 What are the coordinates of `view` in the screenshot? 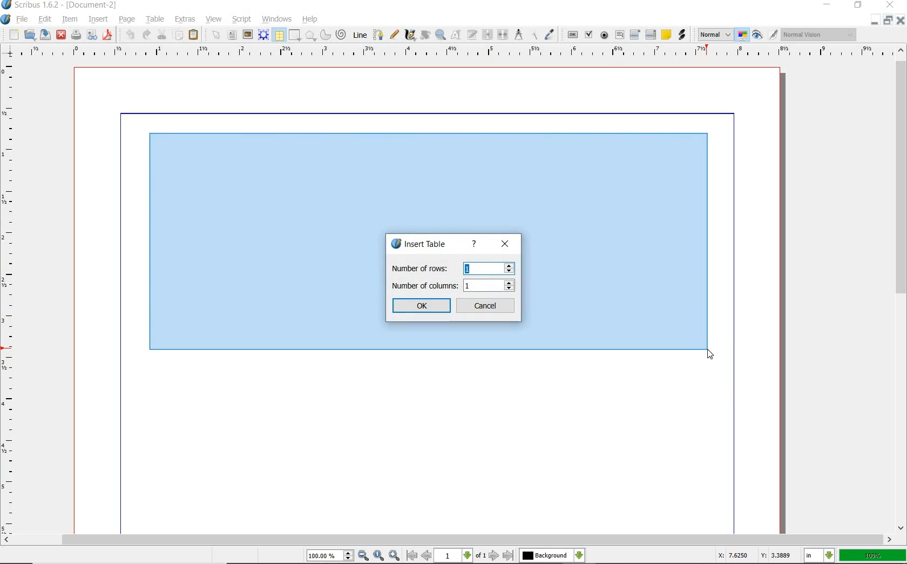 It's located at (214, 21).